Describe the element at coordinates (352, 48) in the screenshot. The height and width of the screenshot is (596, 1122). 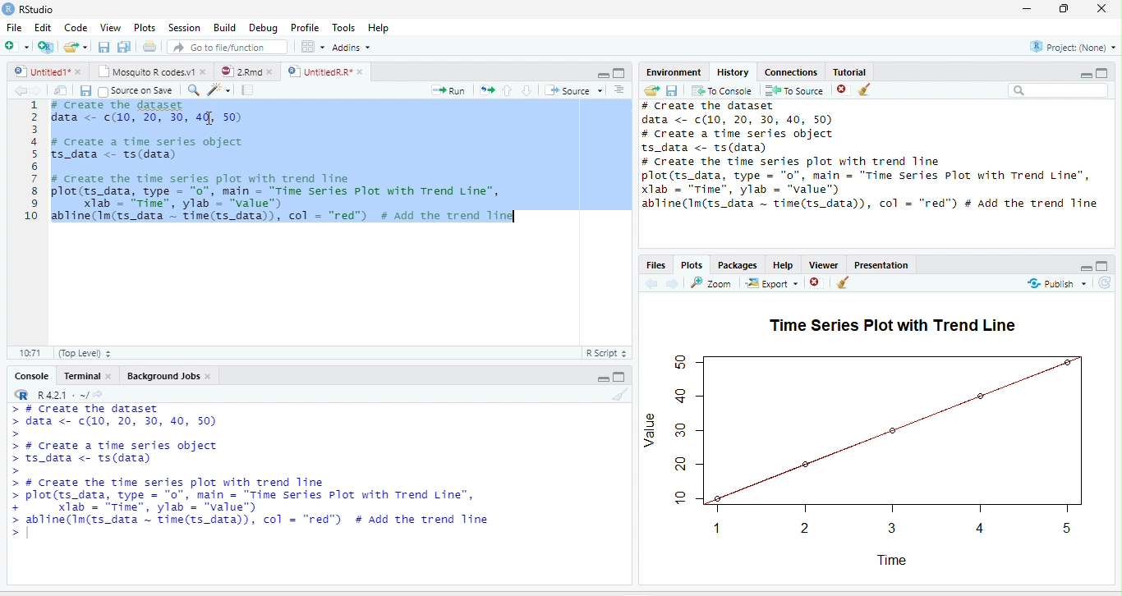
I see `Addins` at that location.